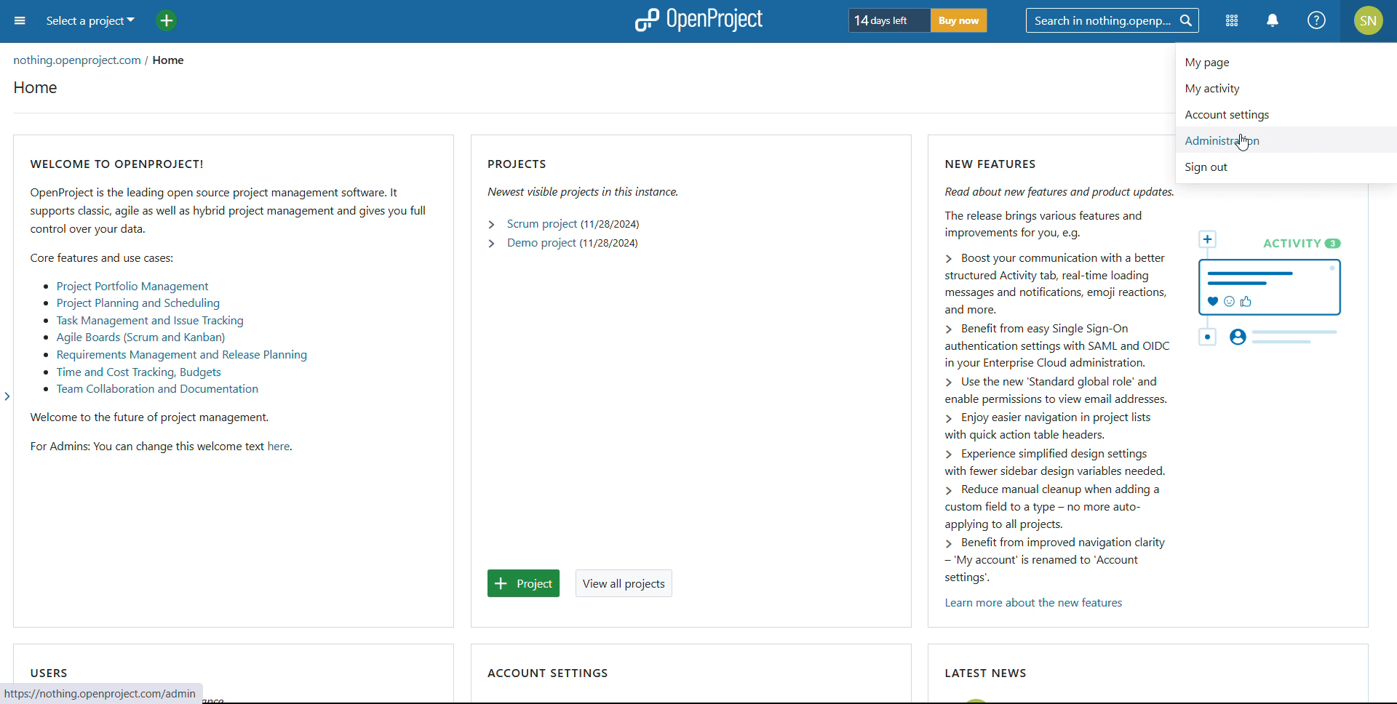 Image resolution: width=1397 pixels, height=704 pixels. I want to click on days left of trial, so click(885, 20).